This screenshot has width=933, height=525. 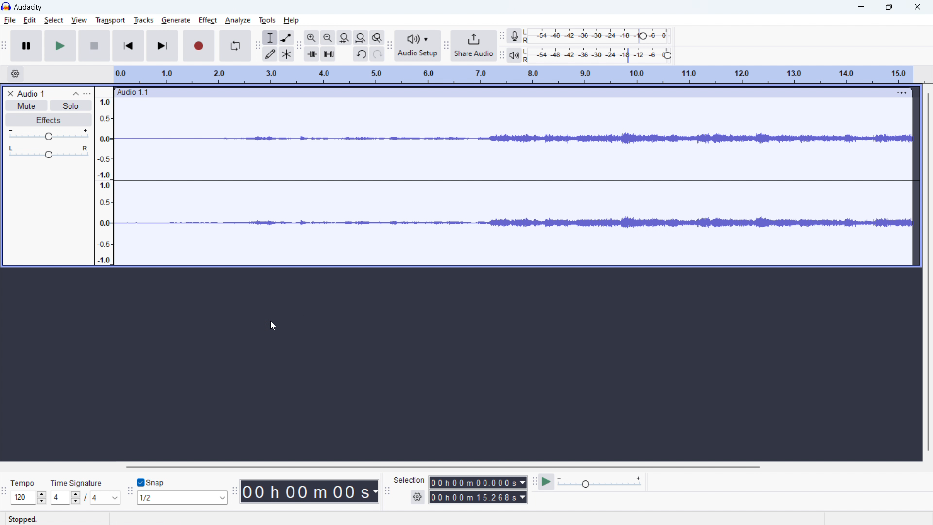 I want to click on view menu, so click(x=900, y=92).